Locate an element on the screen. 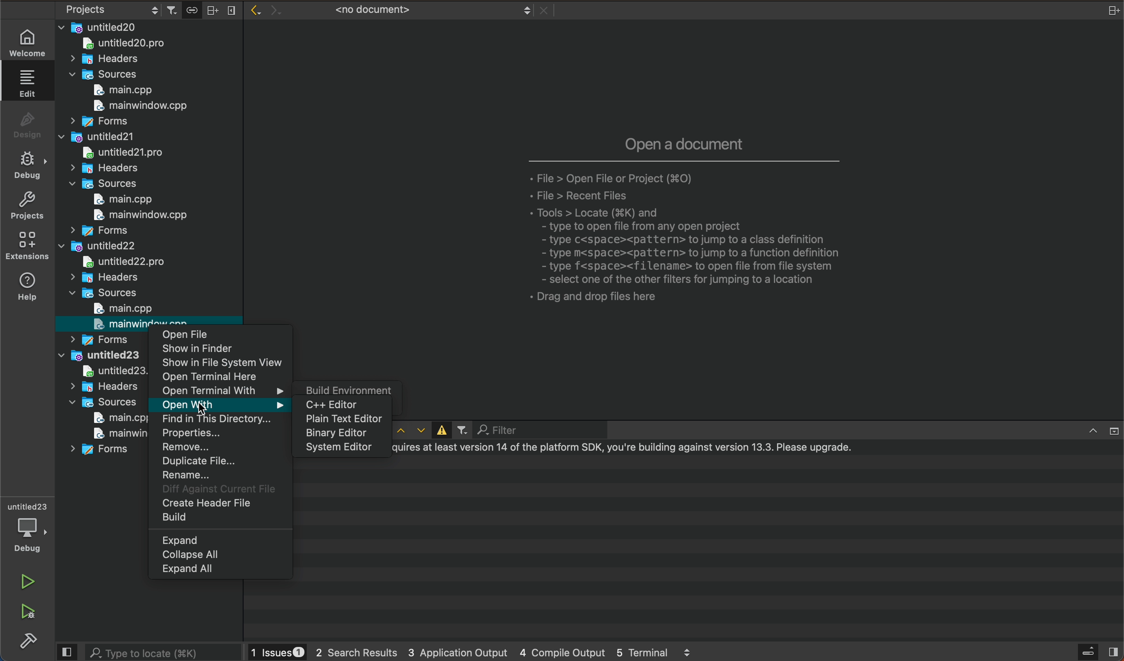 This screenshot has width=1124, height=661. filters is located at coordinates (174, 9).